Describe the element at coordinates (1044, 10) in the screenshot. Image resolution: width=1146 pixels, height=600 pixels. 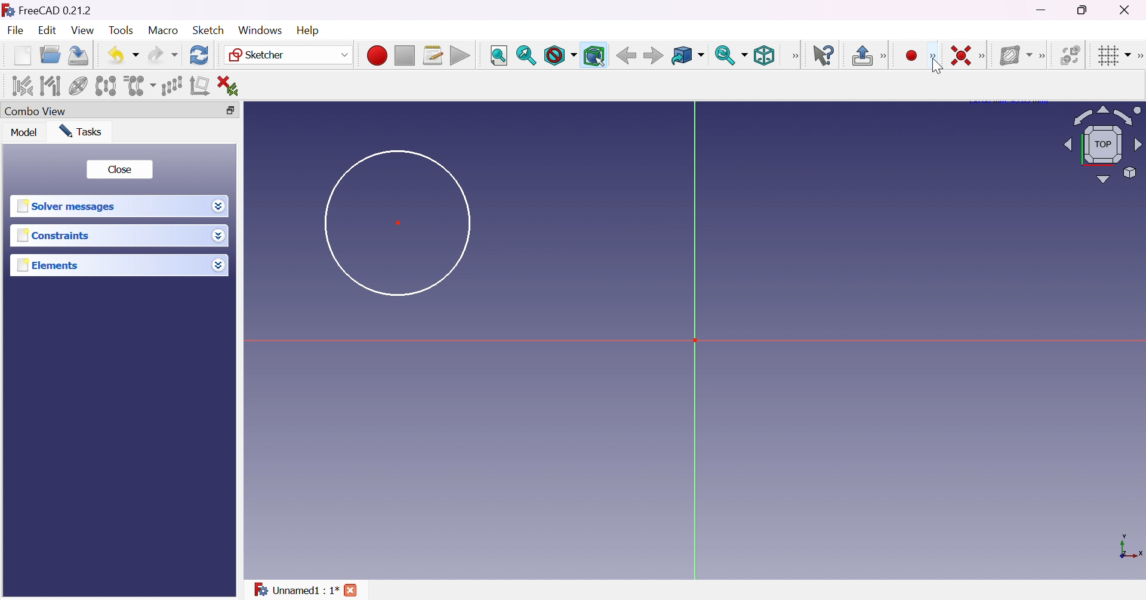
I see `Minimize` at that location.